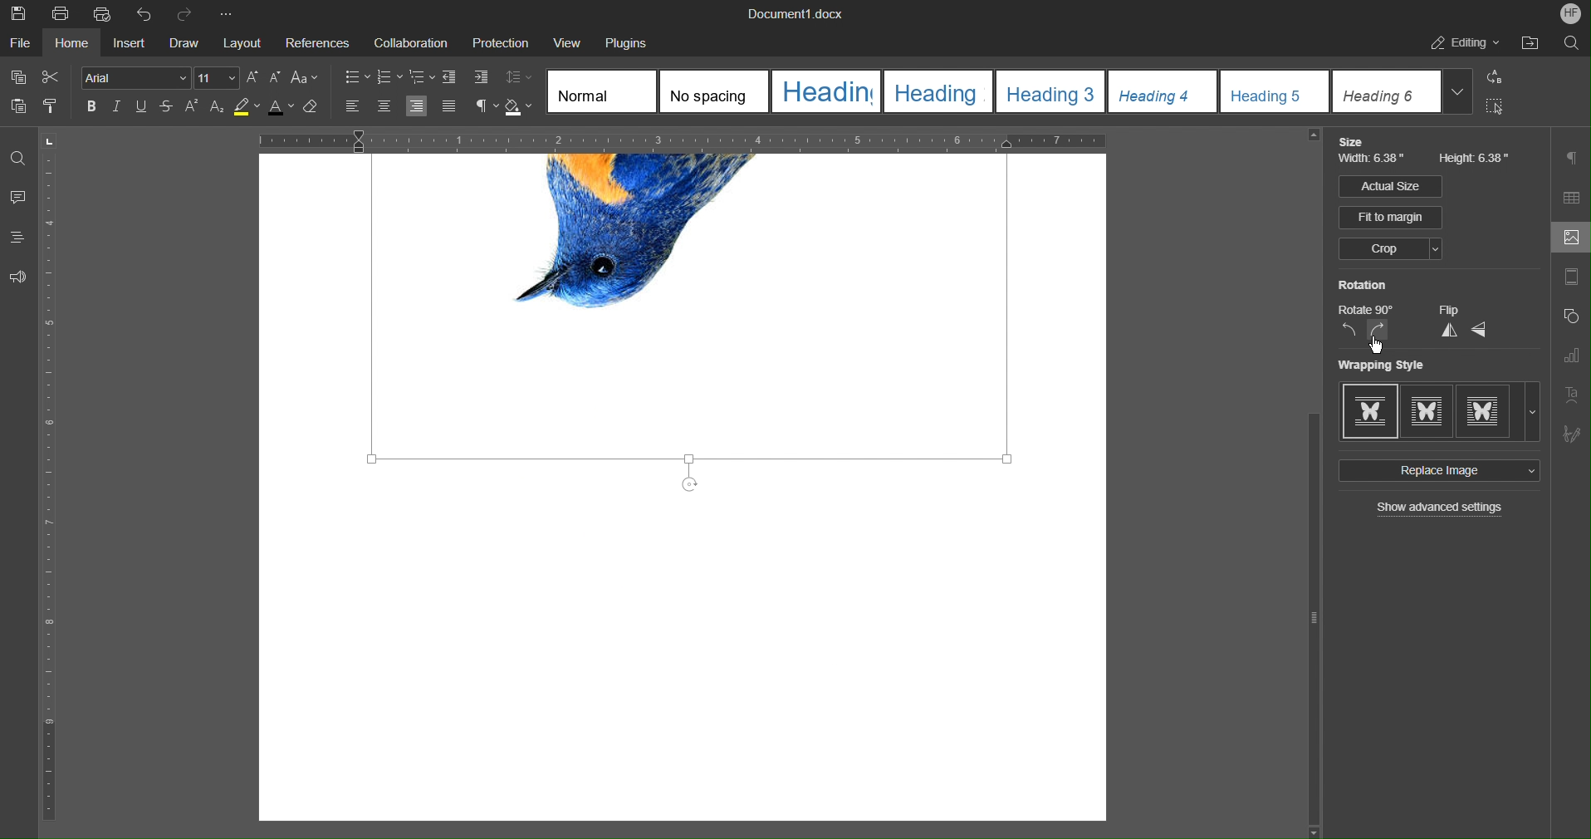 The height and width of the screenshot is (839, 1591). What do you see at coordinates (18, 199) in the screenshot?
I see `Comments` at bounding box center [18, 199].